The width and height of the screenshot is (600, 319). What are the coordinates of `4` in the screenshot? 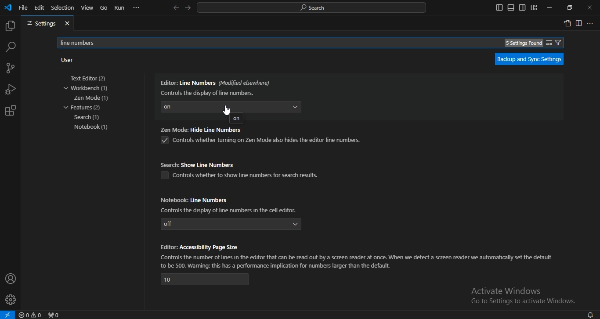 It's located at (205, 279).